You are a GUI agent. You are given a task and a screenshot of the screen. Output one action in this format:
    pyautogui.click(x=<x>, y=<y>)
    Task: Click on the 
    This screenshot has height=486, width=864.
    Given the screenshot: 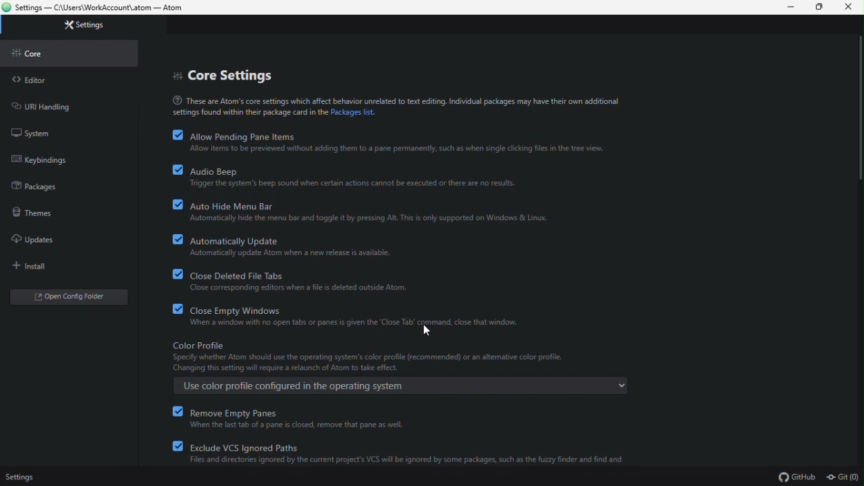 What is the action you would take?
    pyautogui.click(x=430, y=330)
    